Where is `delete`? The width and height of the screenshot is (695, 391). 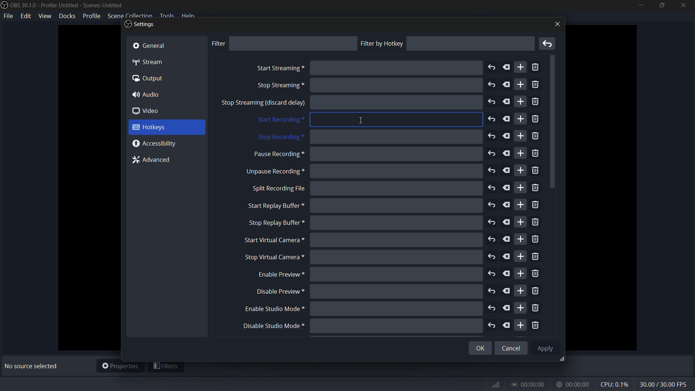 delete is located at coordinates (507, 308).